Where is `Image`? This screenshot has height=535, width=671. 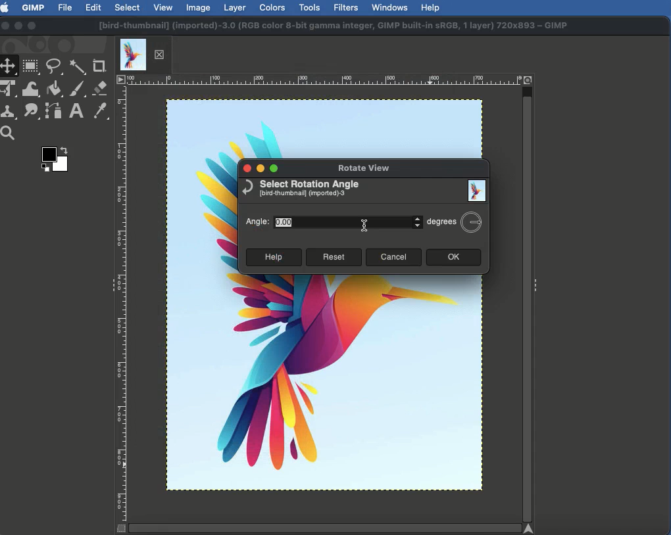 Image is located at coordinates (318, 386).